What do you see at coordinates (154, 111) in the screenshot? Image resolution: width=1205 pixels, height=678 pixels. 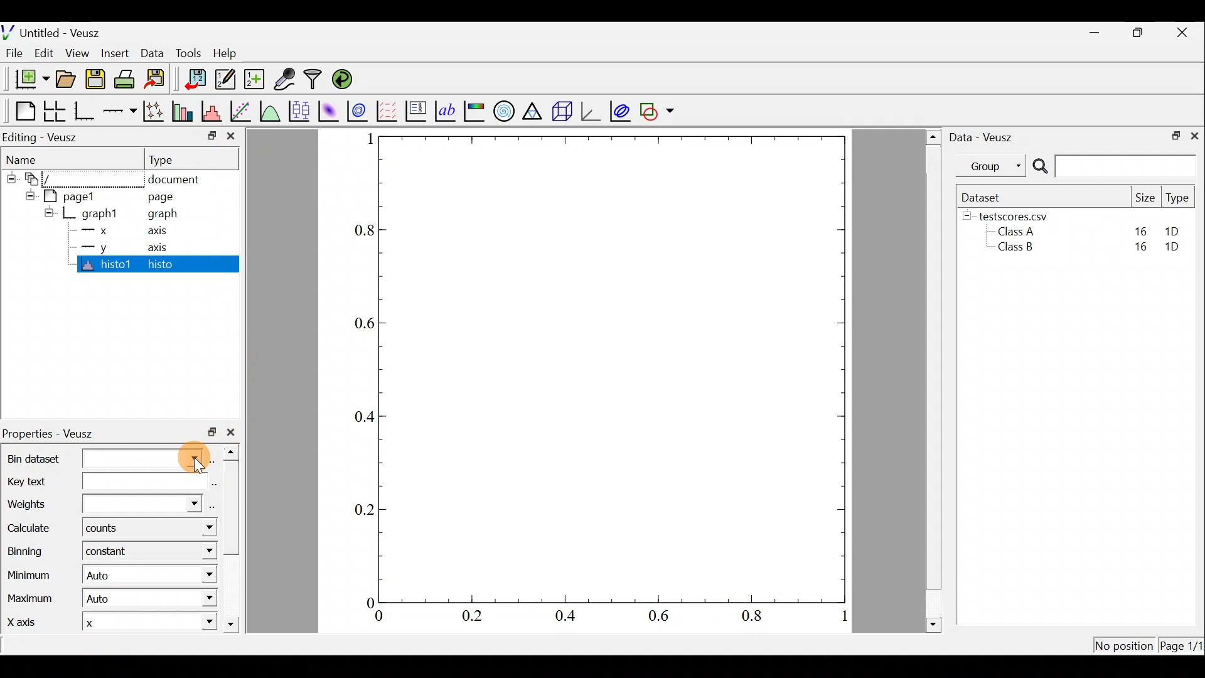 I see `Plot points with lines and error bars` at bounding box center [154, 111].